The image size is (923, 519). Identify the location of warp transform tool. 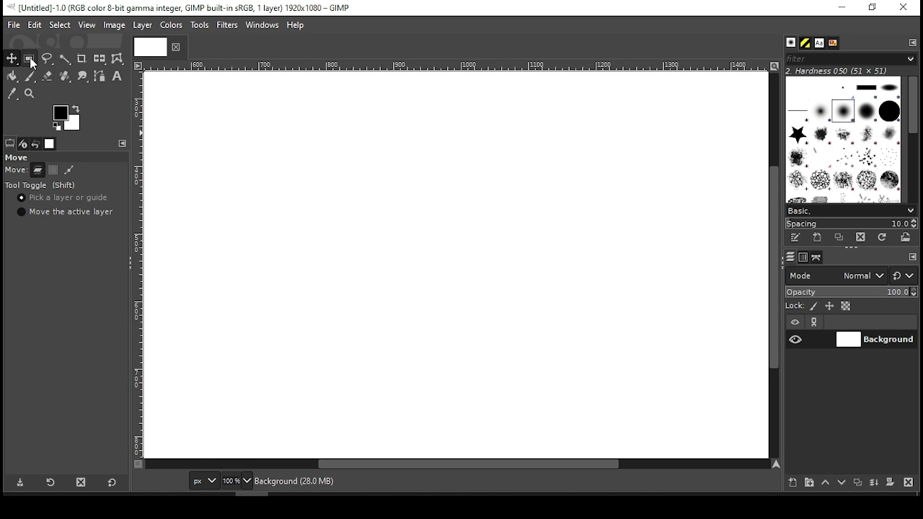
(117, 59).